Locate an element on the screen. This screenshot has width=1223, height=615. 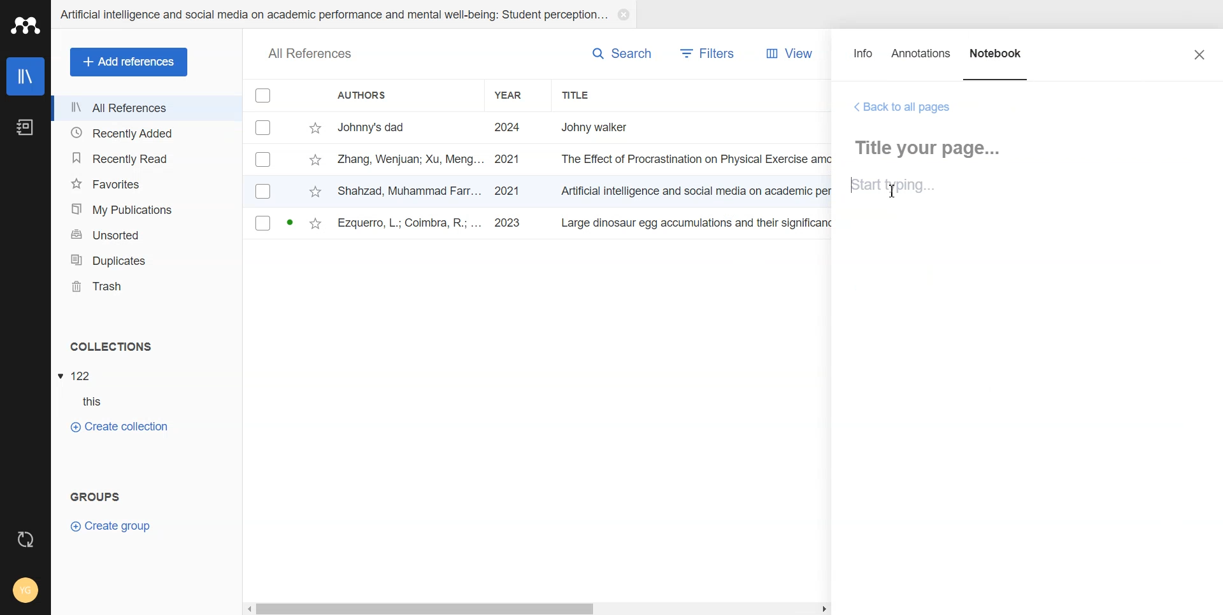
Account is located at coordinates (25, 591).